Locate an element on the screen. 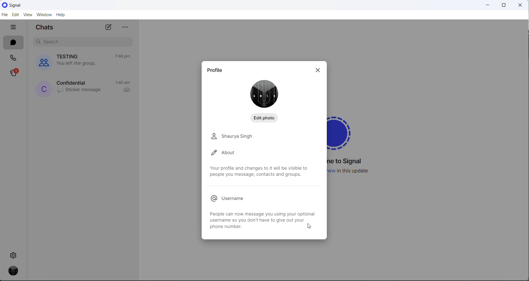  username is located at coordinates (233, 199).